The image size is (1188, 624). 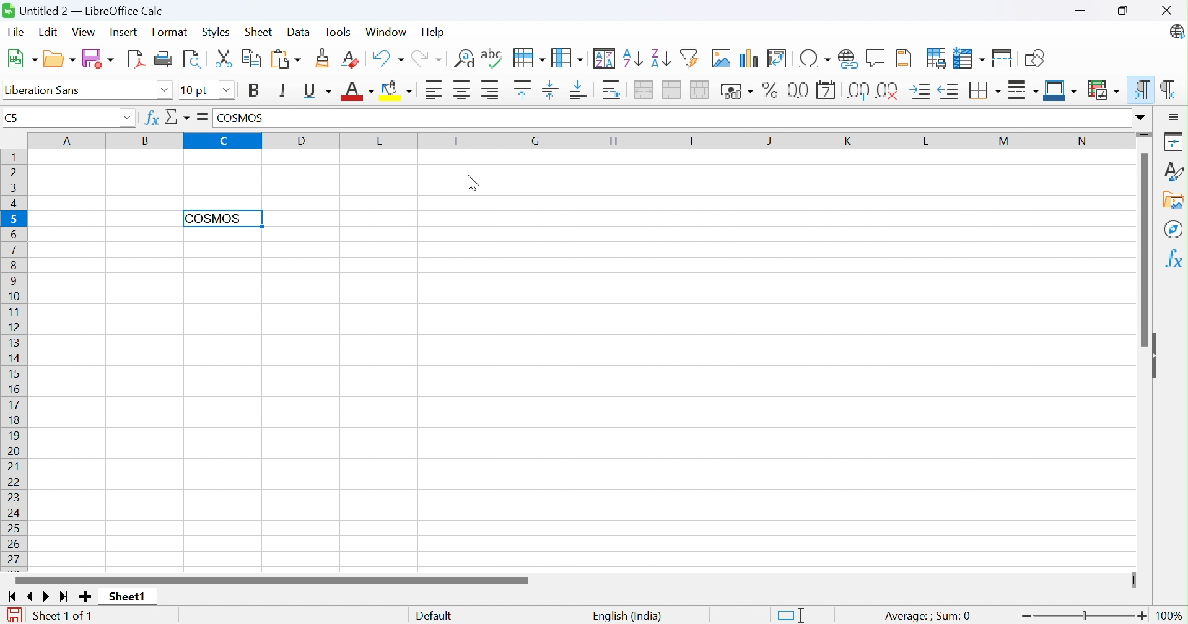 I want to click on Format as date, so click(x=828, y=90).